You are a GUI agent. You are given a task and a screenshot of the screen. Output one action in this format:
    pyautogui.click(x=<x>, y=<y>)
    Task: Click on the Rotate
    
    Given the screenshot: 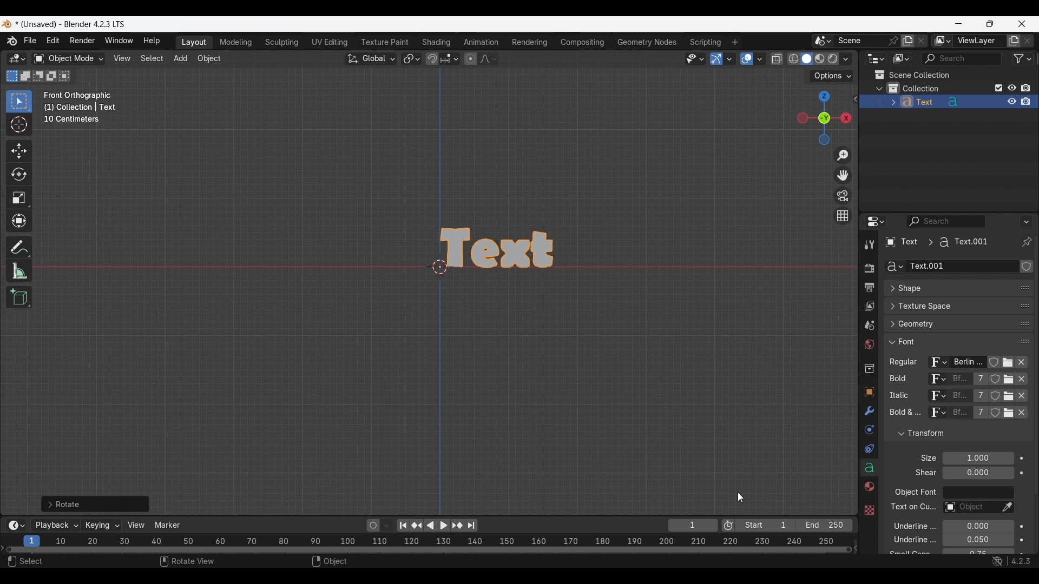 What is the action you would take?
    pyautogui.click(x=19, y=174)
    